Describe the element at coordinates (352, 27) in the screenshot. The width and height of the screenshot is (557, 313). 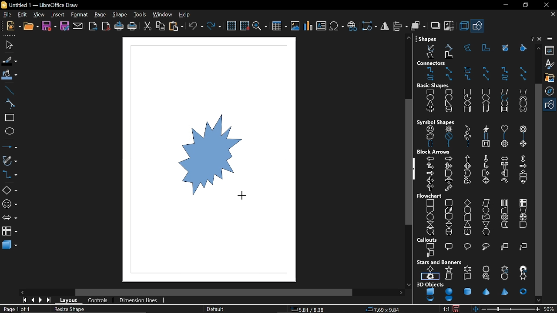
I see `Insert hyperlink` at that location.